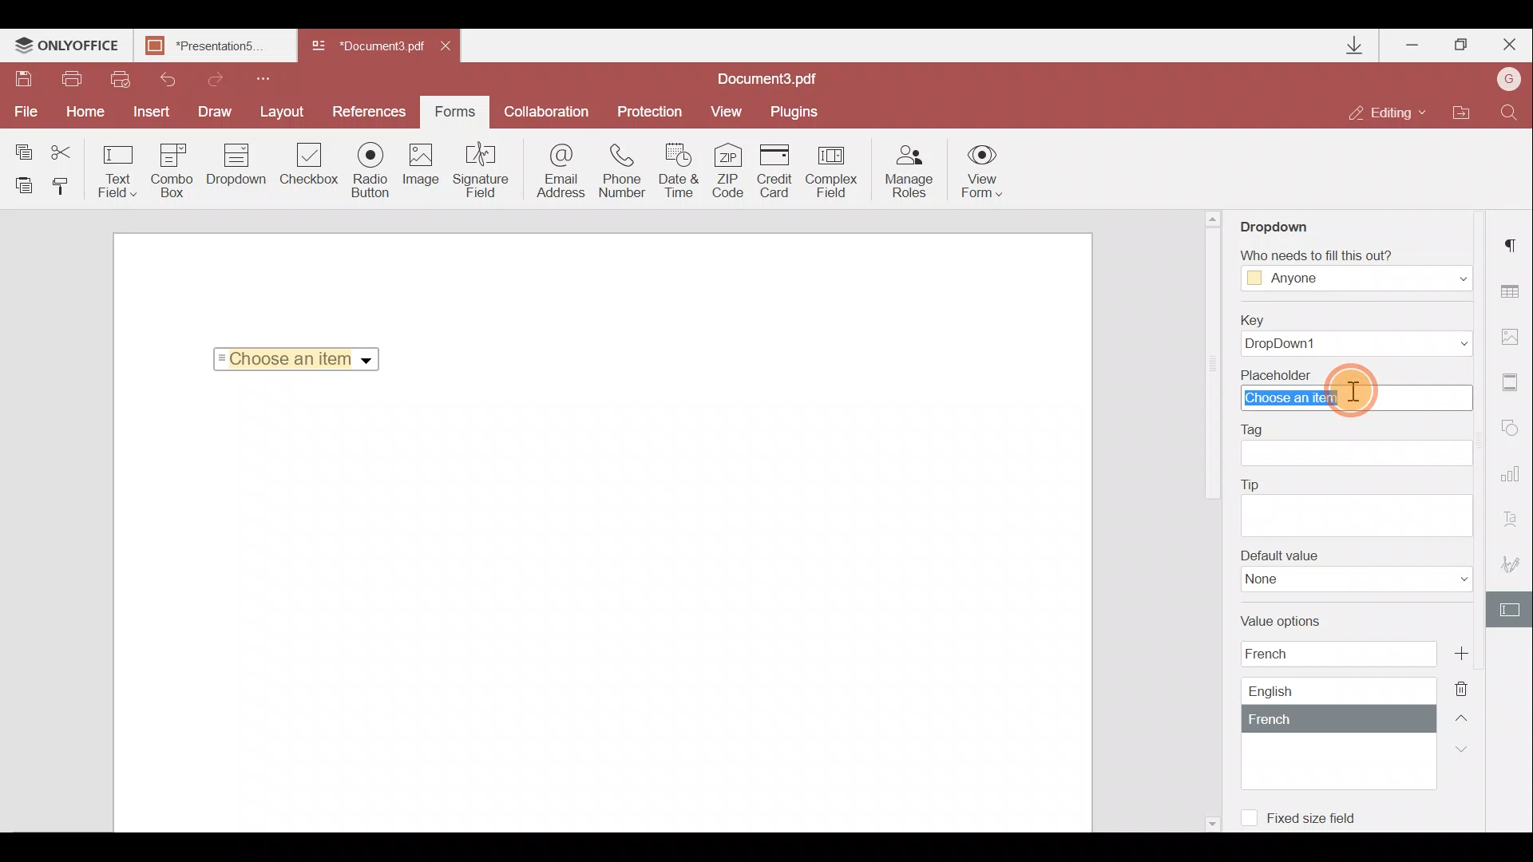 The image size is (1533, 862). Describe the element at coordinates (216, 110) in the screenshot. I see `Draw` at that location.